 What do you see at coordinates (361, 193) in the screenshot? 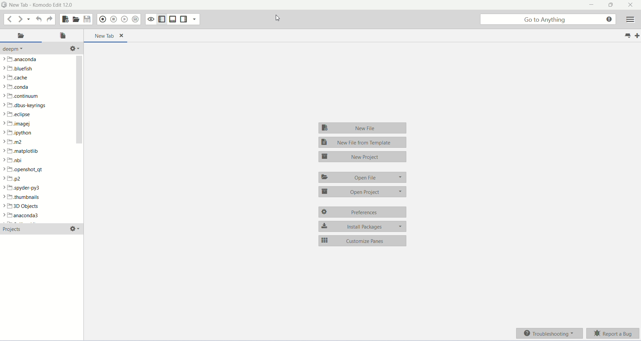
I see `open project` at bounding box center [361, 193].